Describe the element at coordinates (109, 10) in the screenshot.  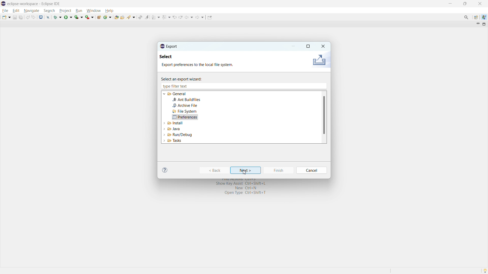
I see `help` at that location.